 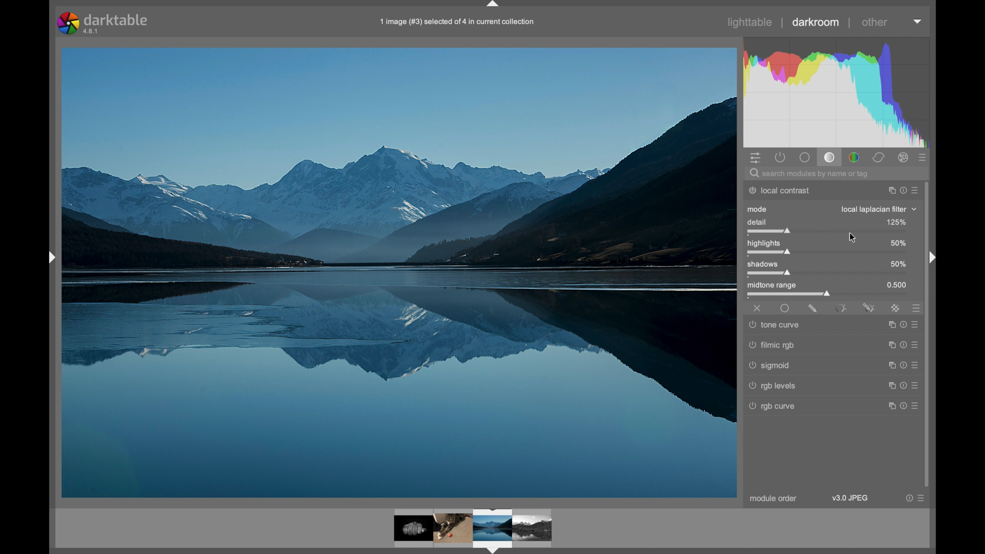 I want to click on histogram, so click(x=837, y=91).